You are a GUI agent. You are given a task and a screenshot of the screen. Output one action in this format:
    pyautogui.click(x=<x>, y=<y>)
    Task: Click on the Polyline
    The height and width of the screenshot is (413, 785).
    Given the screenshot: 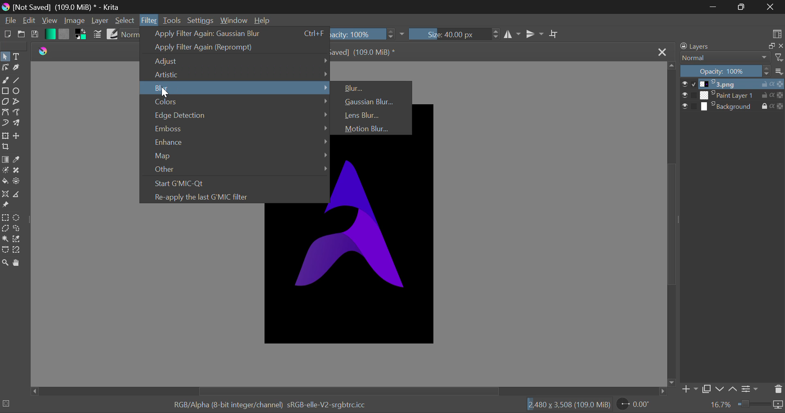 What is the action you would take?
    pyautogui.click(x=17, y=102)
    